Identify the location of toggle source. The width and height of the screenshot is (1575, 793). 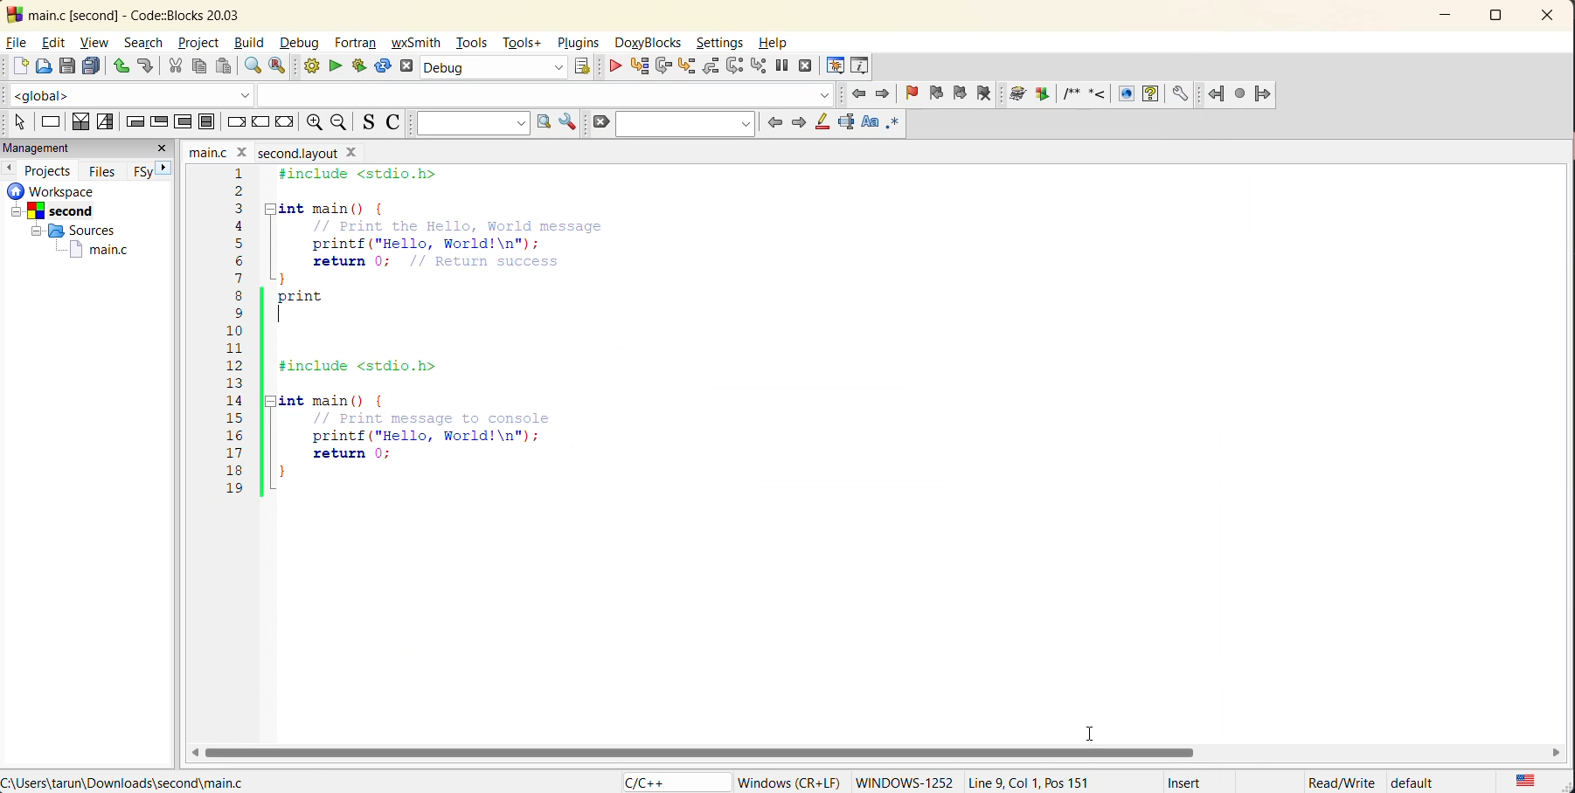
(371, 125).